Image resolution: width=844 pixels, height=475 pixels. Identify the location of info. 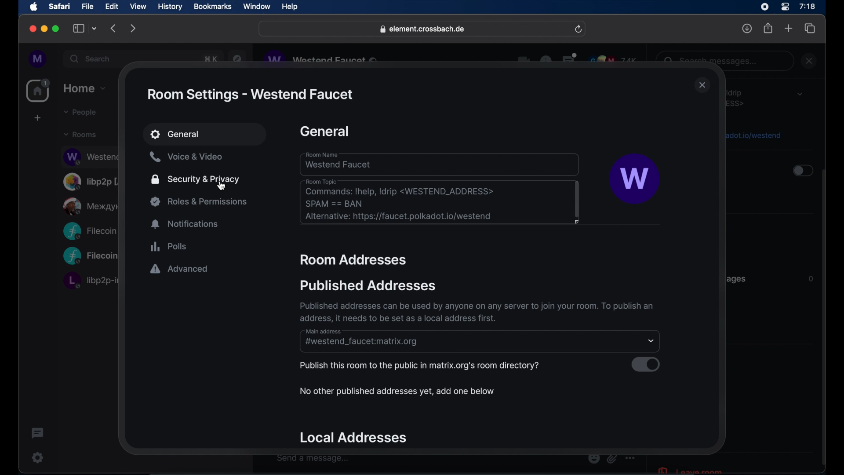
(397, 391).